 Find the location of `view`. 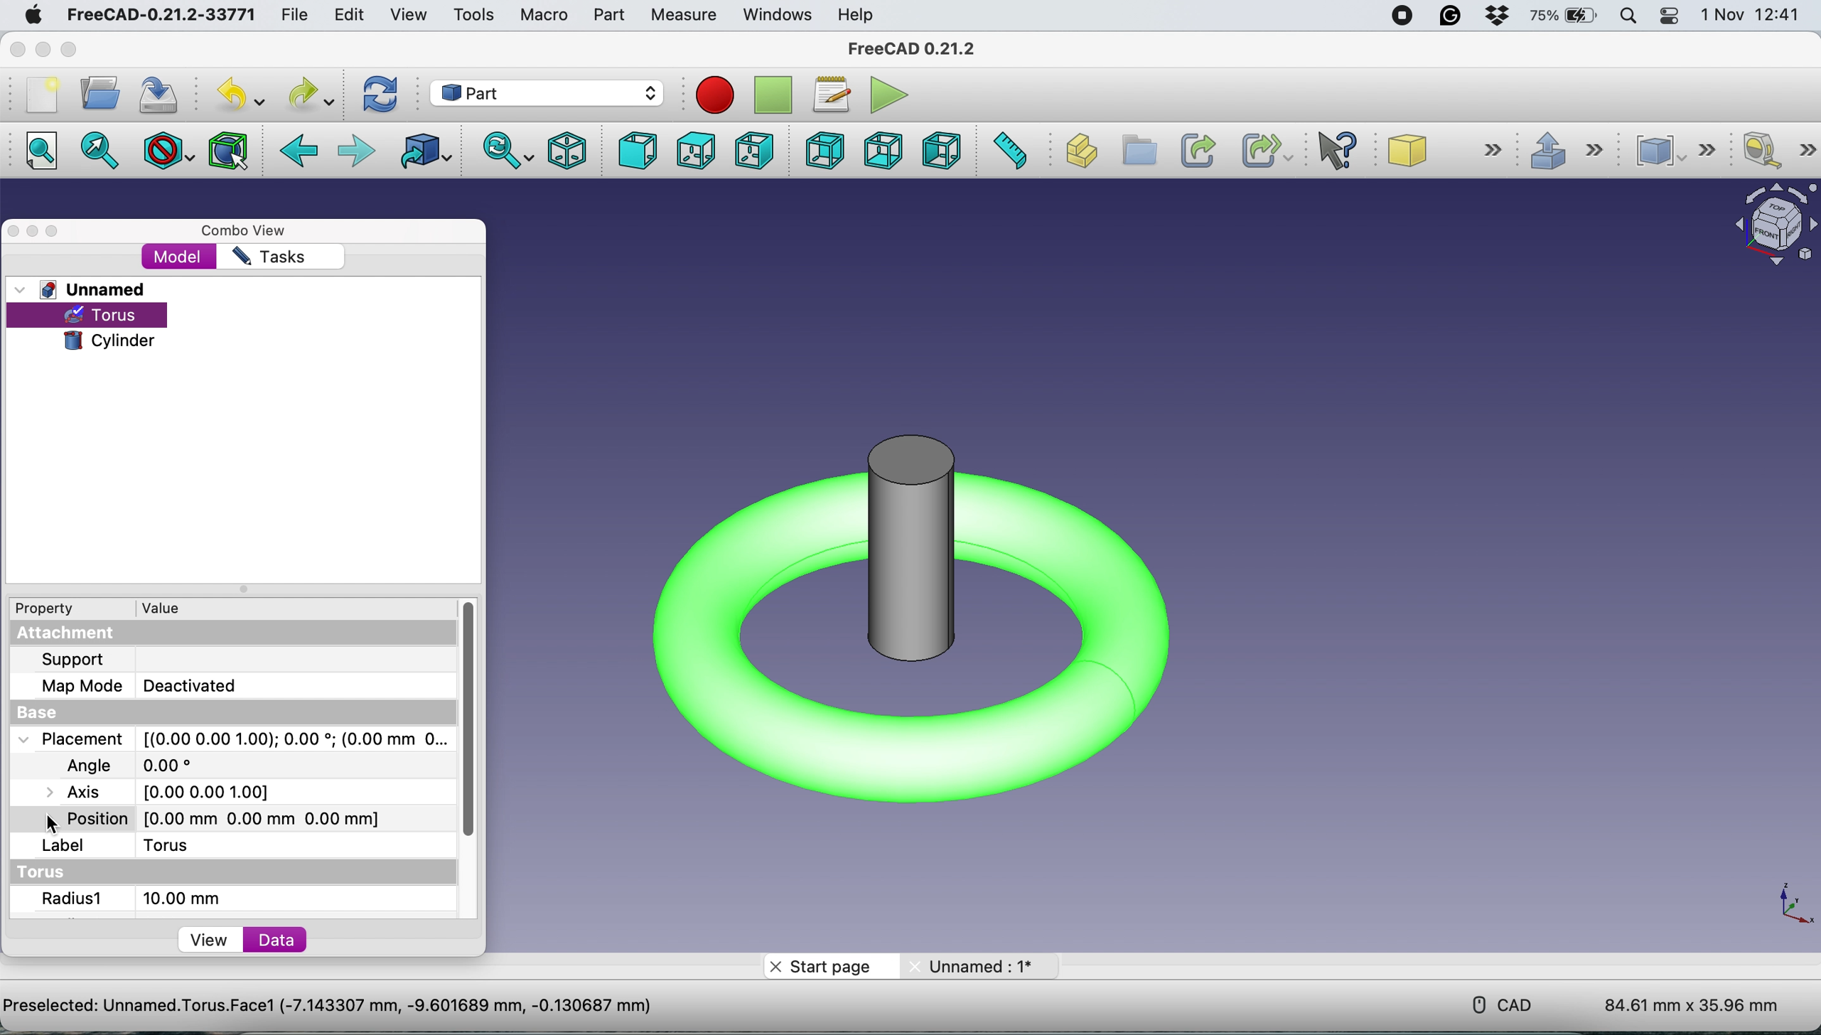

view is located at coordinates (408, 15).